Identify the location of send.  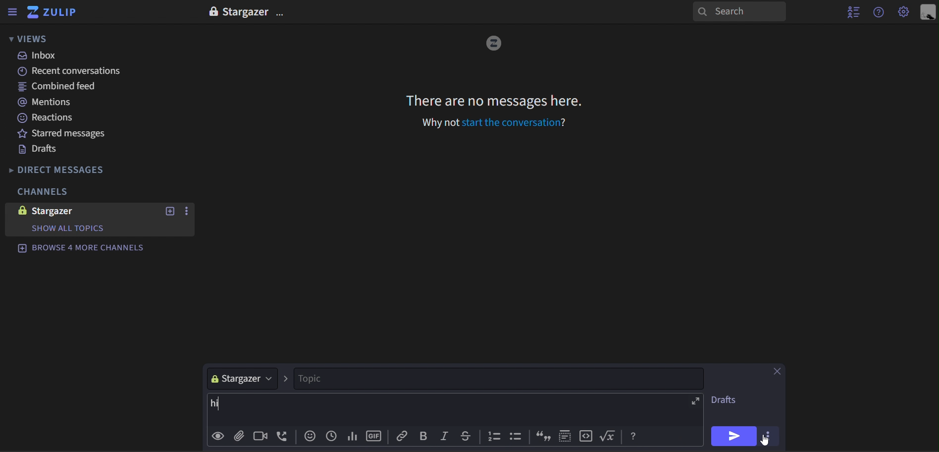
(733, 437).